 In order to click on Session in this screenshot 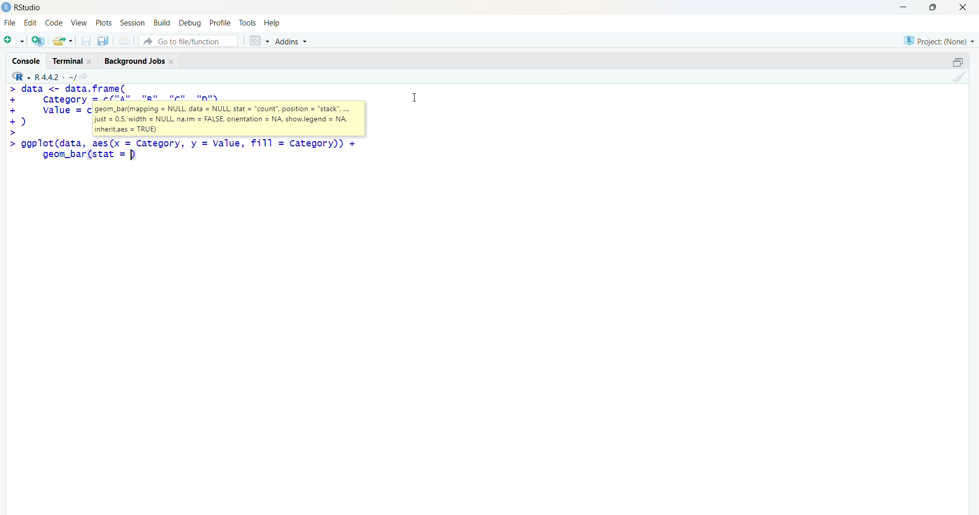, I will do `click(133, 23)`.